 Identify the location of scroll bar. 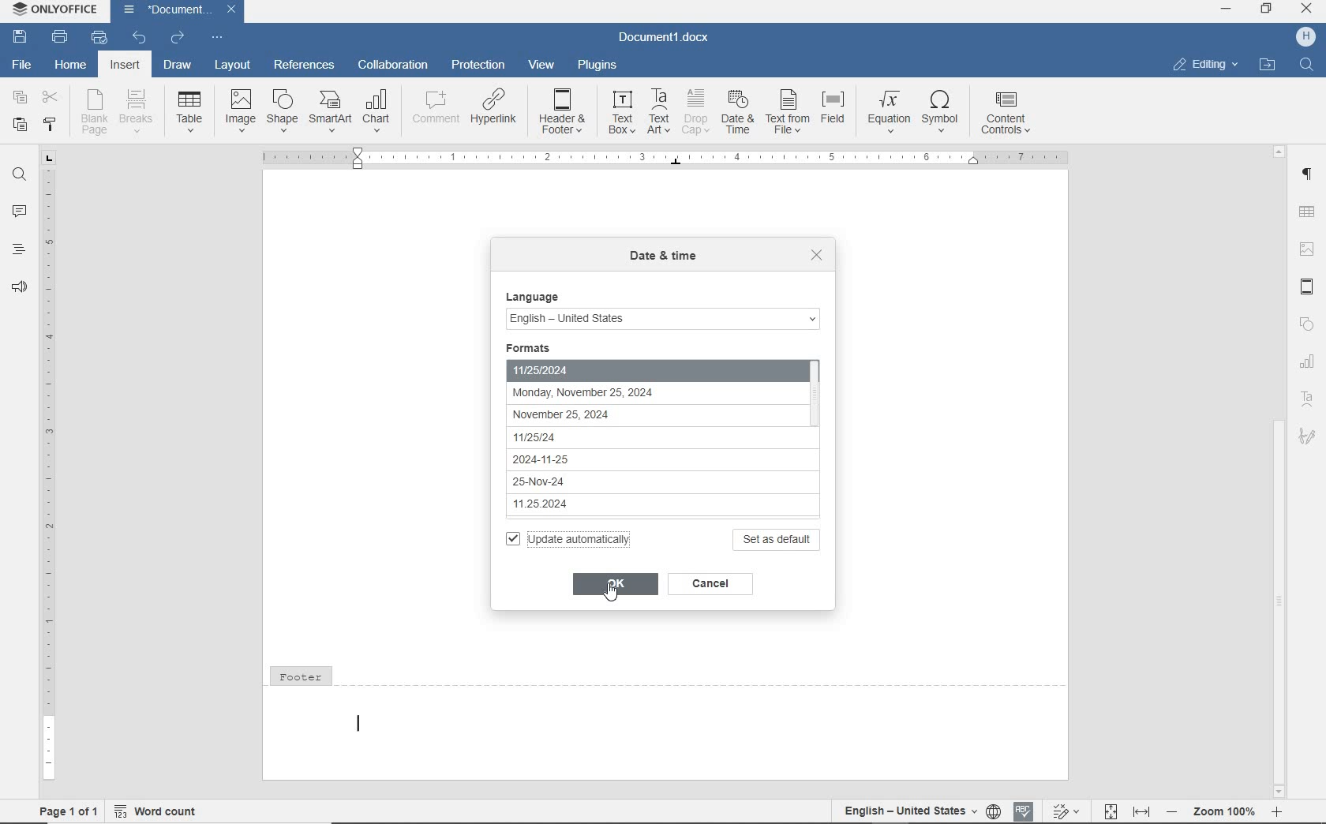
(824, 433).